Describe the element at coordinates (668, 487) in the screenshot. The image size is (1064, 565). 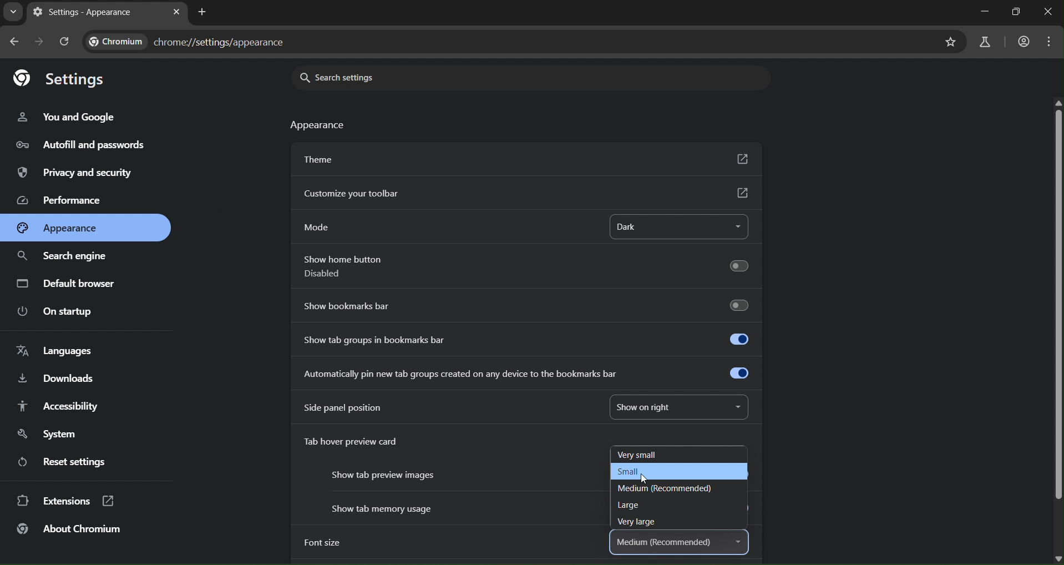
I see `medium` at that location.